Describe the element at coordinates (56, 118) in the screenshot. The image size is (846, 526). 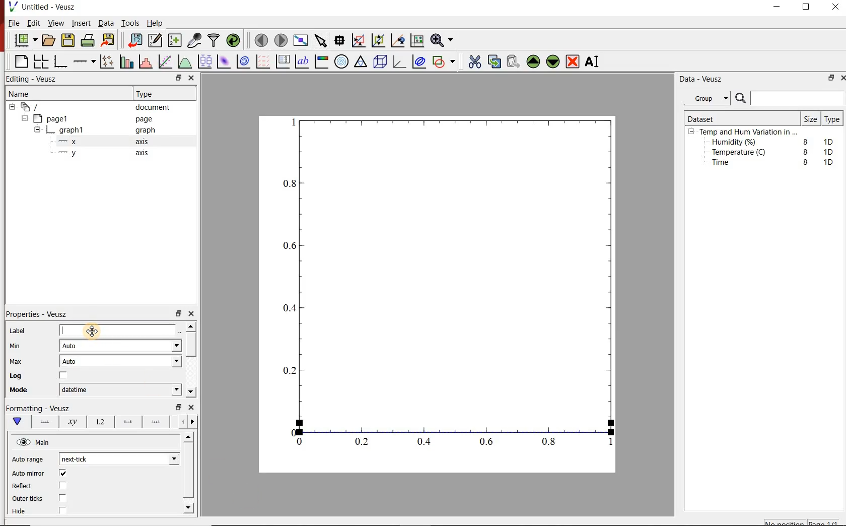
I see `page1` at that location.